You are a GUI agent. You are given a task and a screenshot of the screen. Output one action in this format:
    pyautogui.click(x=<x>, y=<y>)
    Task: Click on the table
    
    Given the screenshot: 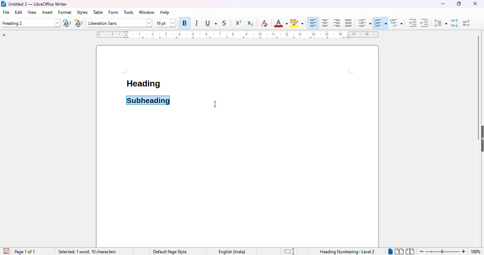 What is the action you would take?
    pyautogui.click(x=98, y=12)
    